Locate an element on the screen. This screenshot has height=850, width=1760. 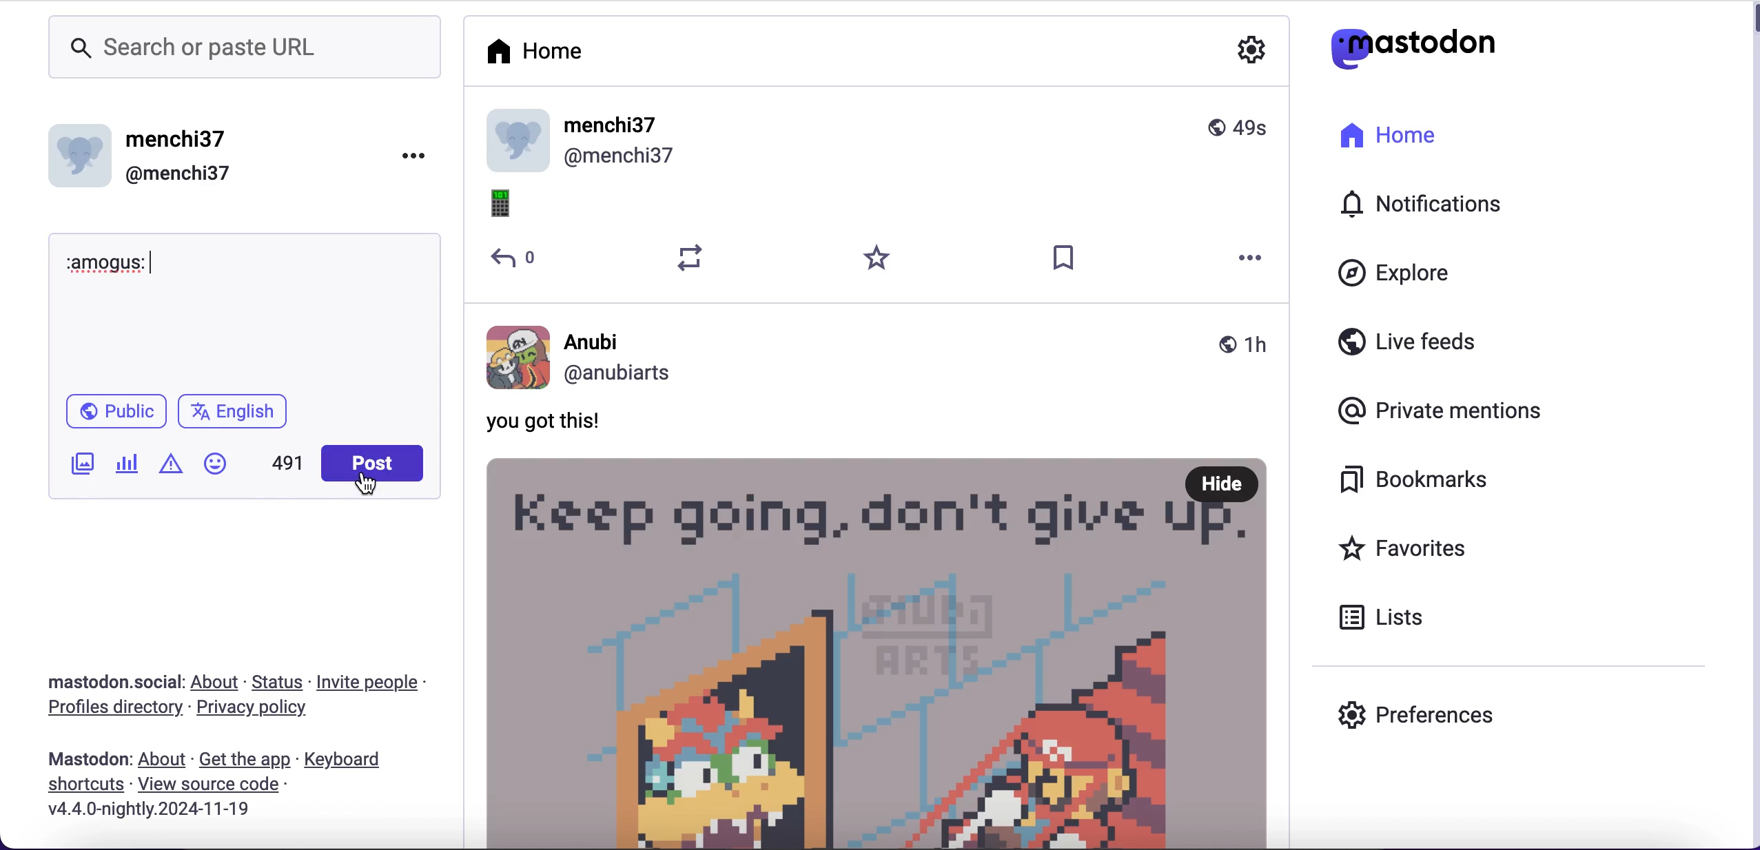
mastodon logo is located at coordinates (1406, 47).